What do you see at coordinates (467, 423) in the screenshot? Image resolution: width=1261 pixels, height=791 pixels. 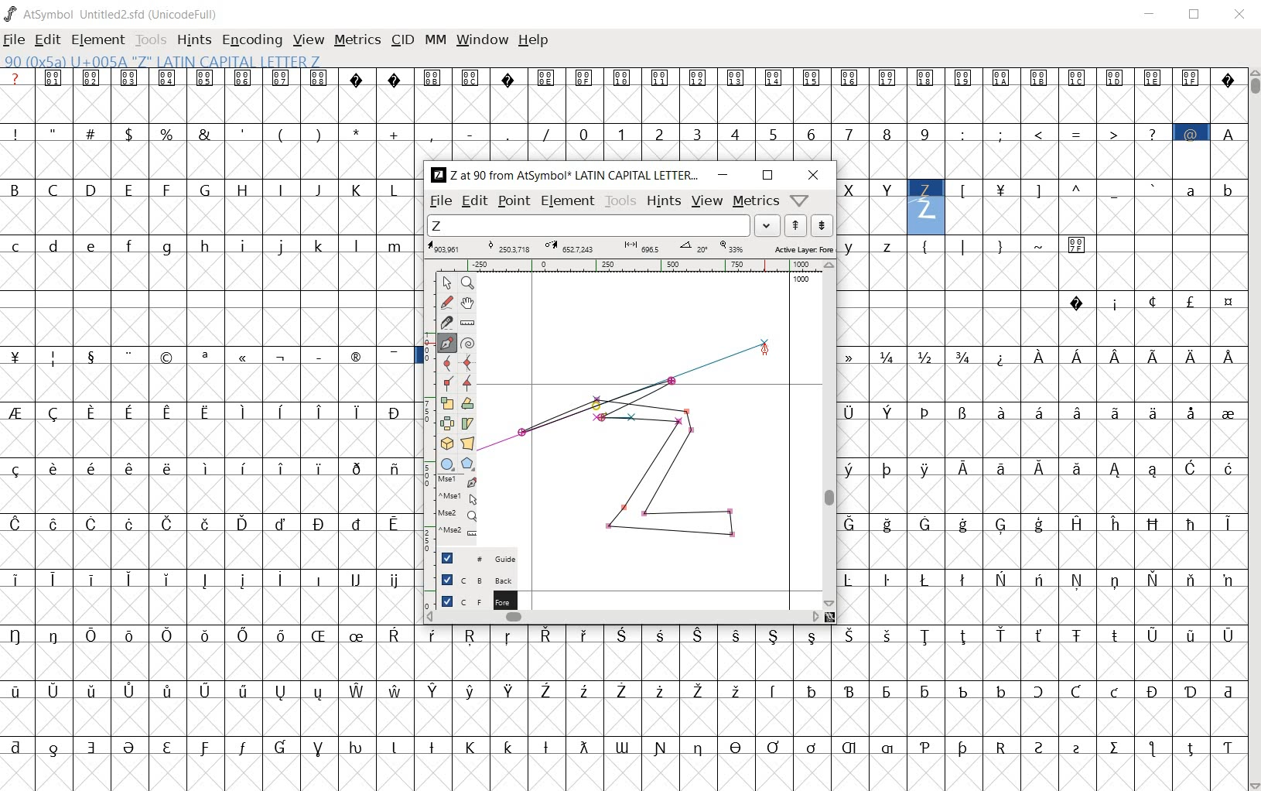 I see `skew the selection` at bounding box center [467, 423].